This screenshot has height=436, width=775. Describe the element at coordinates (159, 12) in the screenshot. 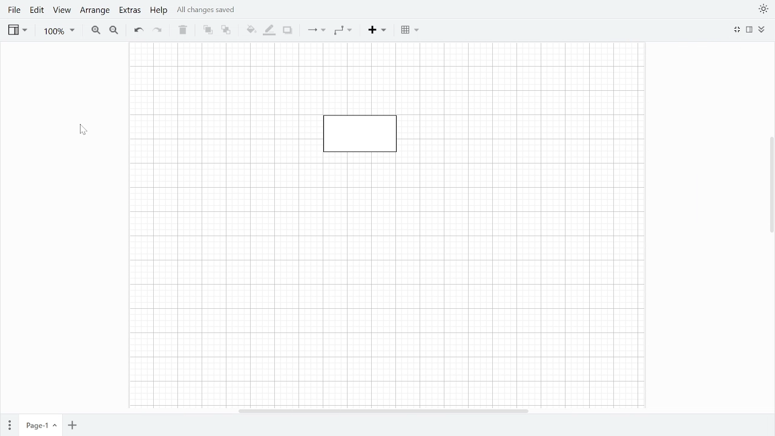

I see `Help` at that location.